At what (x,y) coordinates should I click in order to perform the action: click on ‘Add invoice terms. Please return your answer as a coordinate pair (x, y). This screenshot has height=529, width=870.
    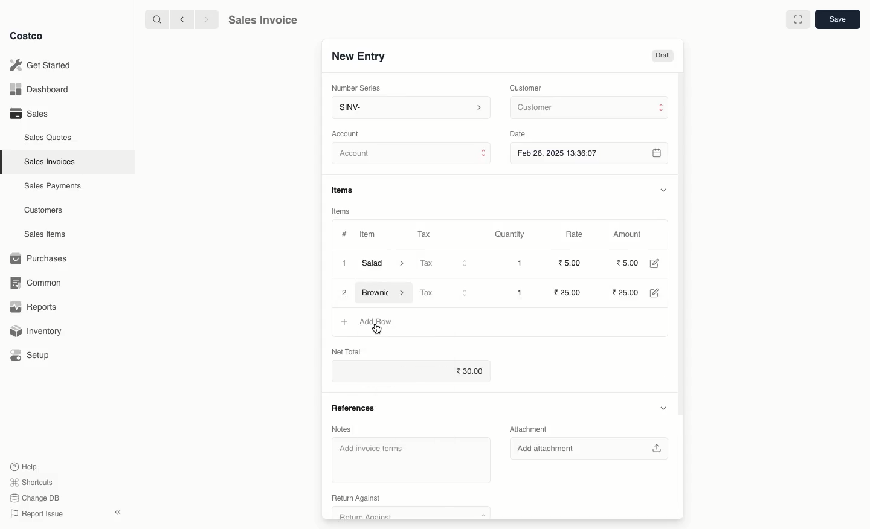
    Looking at the image, I should click on (408, 461).